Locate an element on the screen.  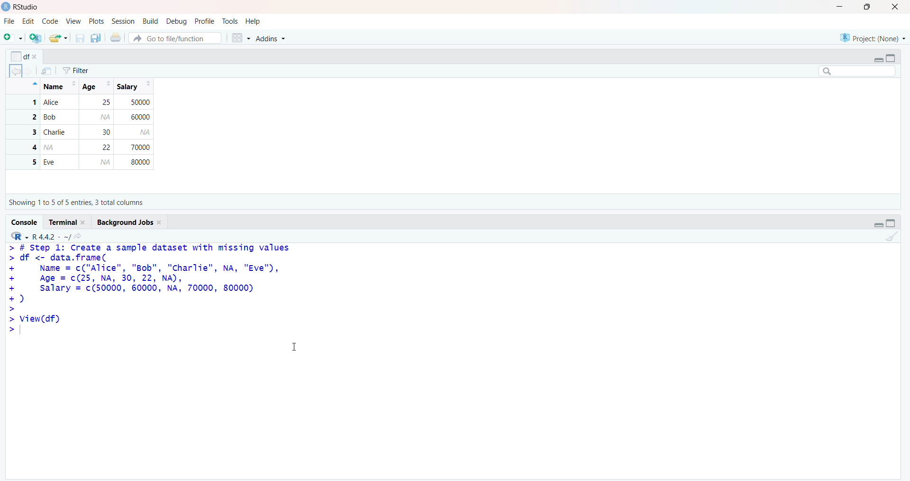
hide is located at coordinates (33, 85).